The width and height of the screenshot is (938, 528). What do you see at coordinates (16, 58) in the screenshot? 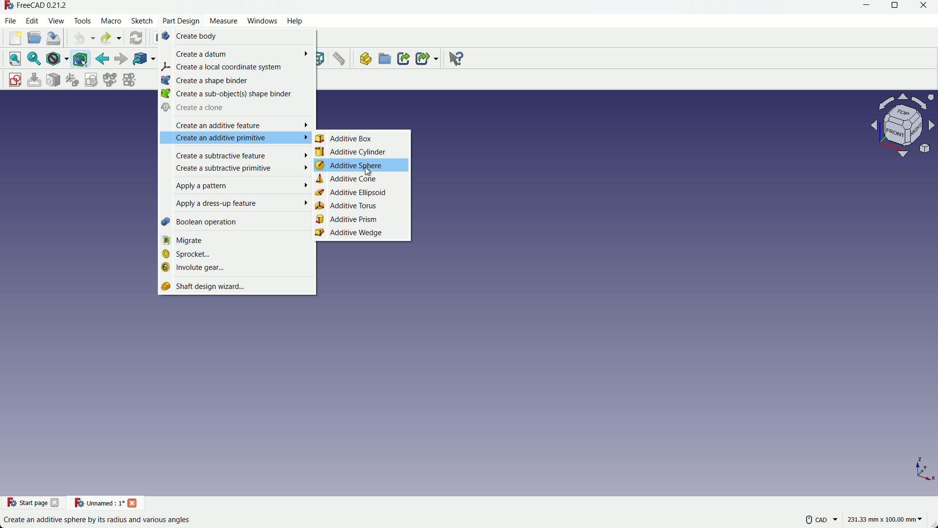
I see `fit all` at bounding box center [16, 58].